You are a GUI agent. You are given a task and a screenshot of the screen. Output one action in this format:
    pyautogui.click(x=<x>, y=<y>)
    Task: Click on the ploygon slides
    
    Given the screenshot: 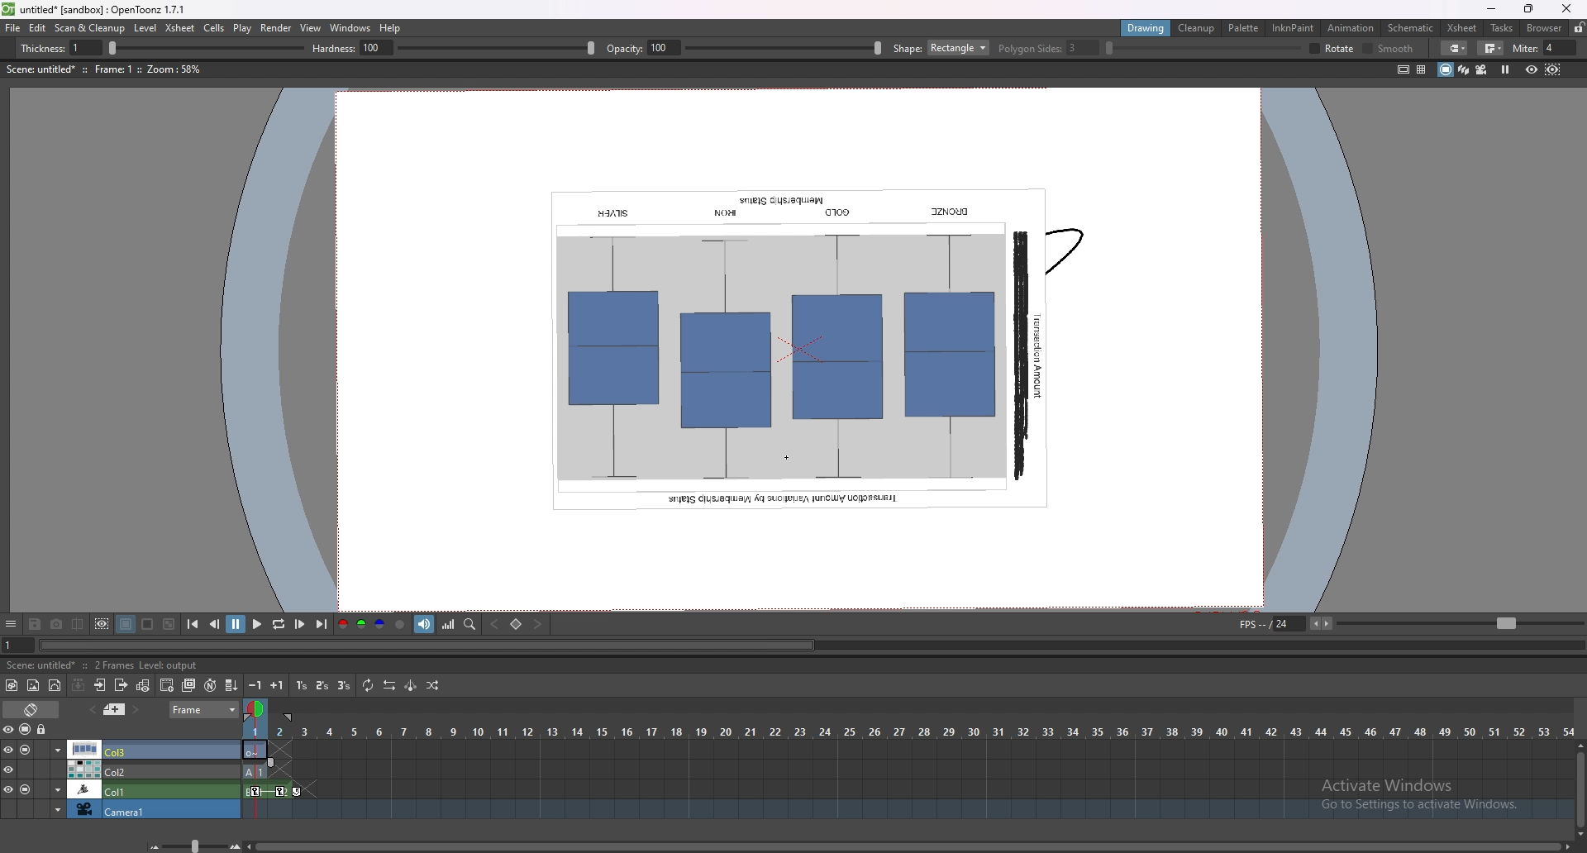 What is the action you would take?
    pyautogui.click(x=779, y=48)
    